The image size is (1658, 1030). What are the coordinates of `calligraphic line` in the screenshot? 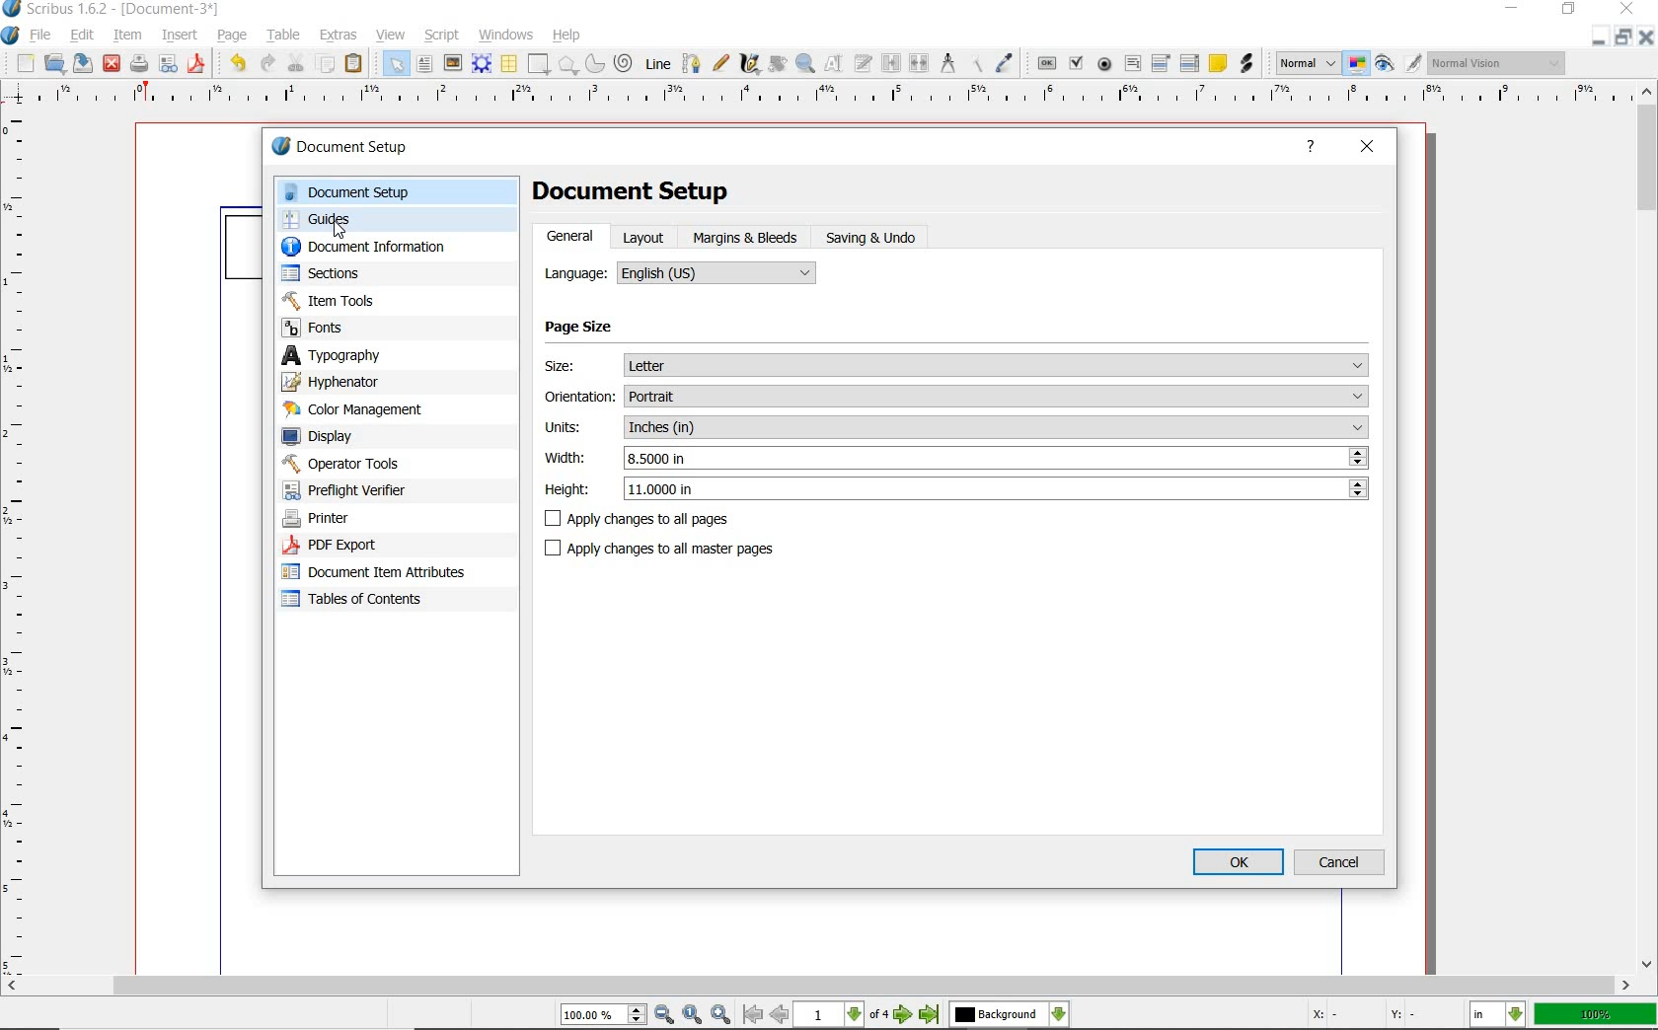 It's located at (752, 64).